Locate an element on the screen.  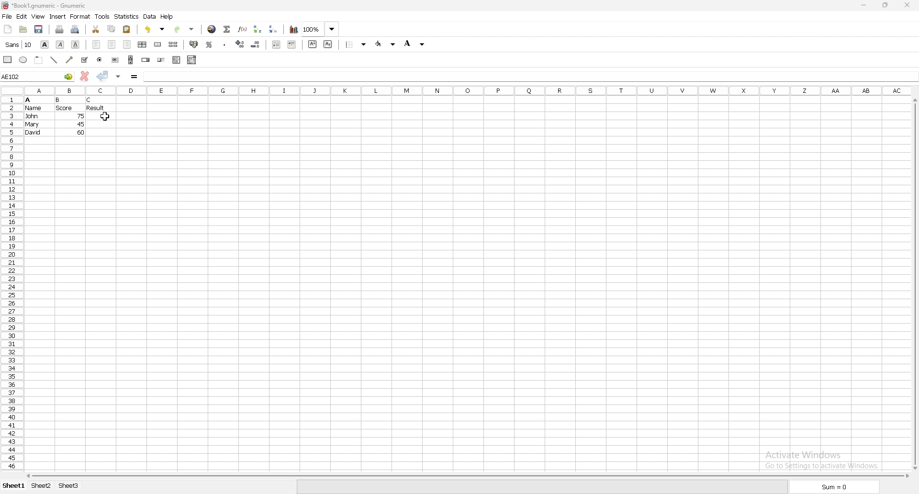
format is located at coordinates (80, 16).